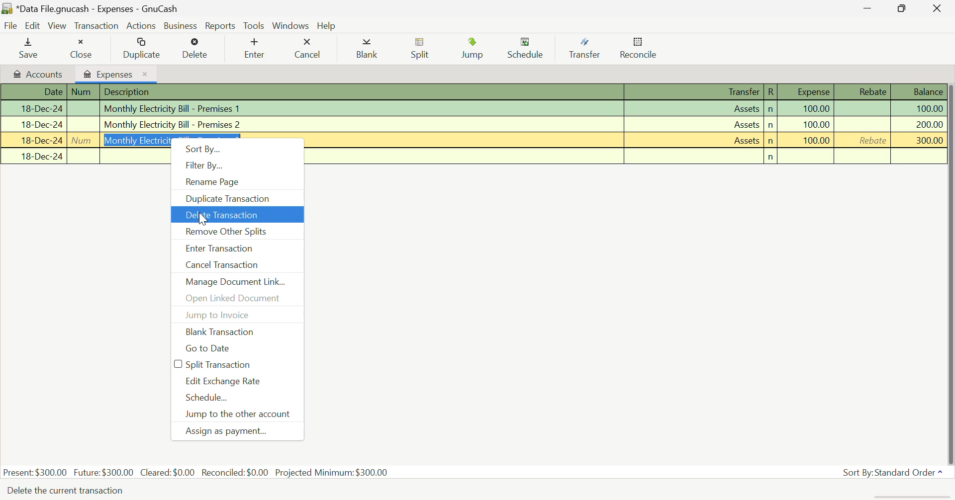  What do you see at coordinates (237, 165) in the screenshot?
I see `Filter By...` at bounding box center [237, 165].